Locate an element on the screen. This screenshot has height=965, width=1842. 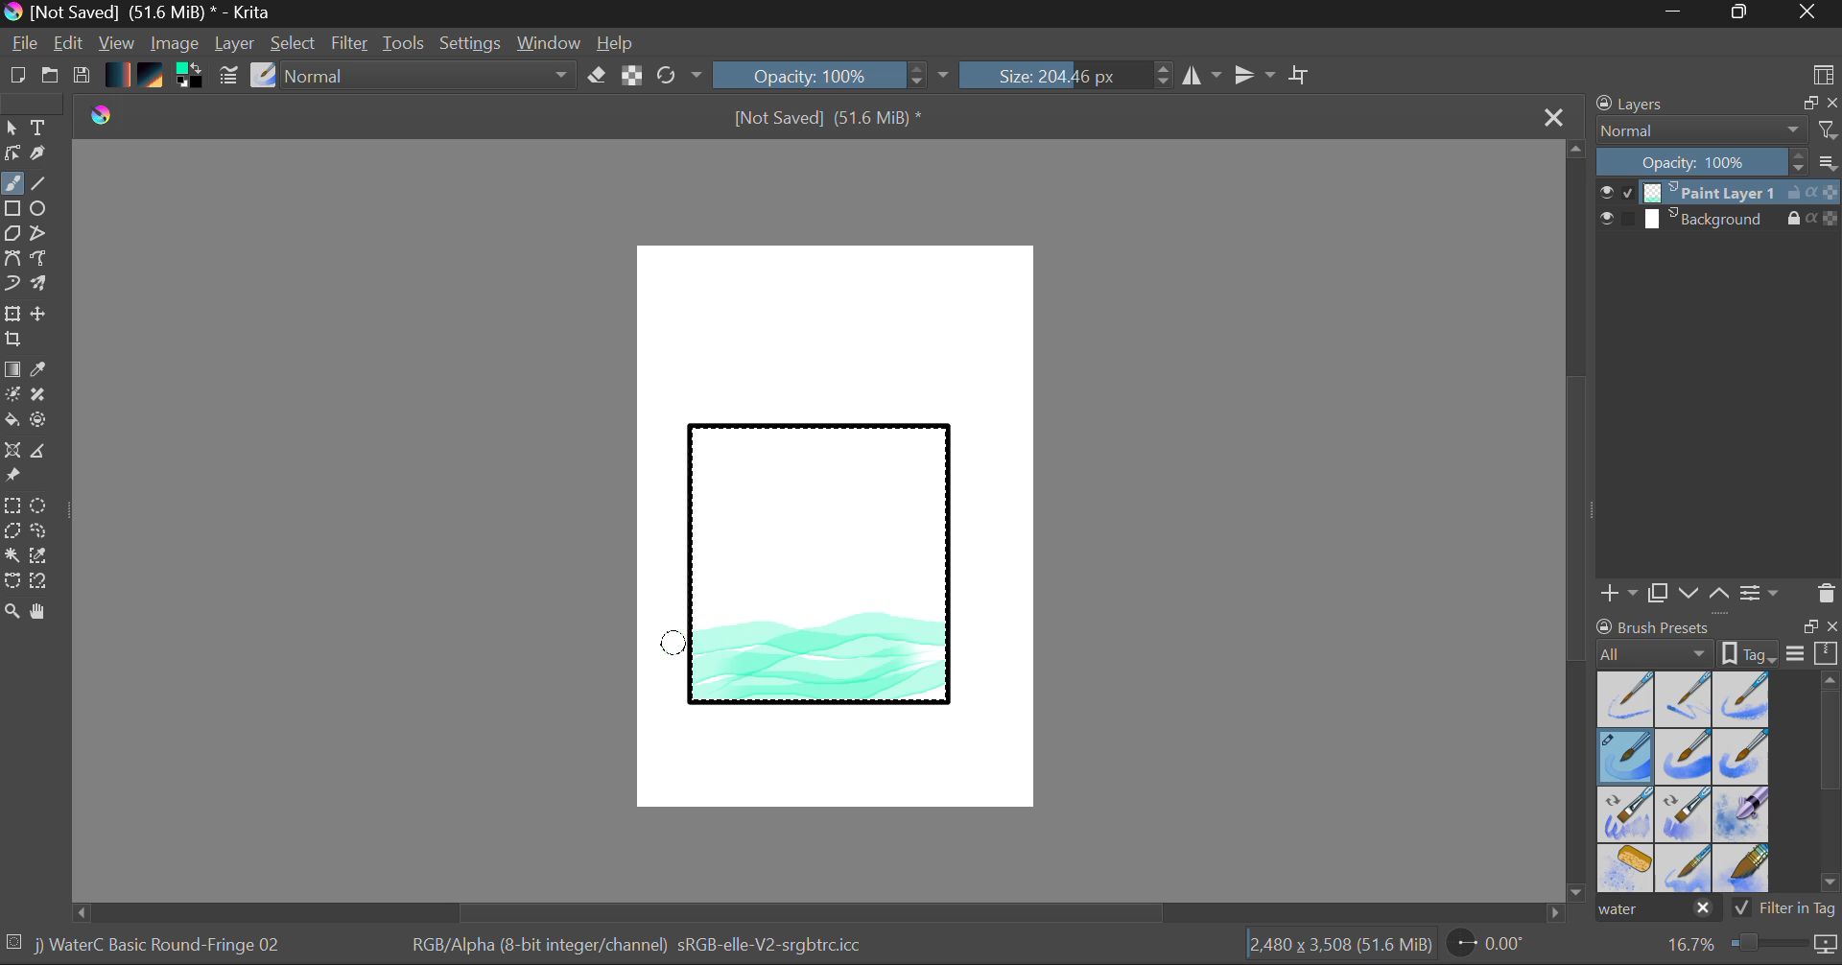
Brush presets docket is located at coordinates (1717, 640).